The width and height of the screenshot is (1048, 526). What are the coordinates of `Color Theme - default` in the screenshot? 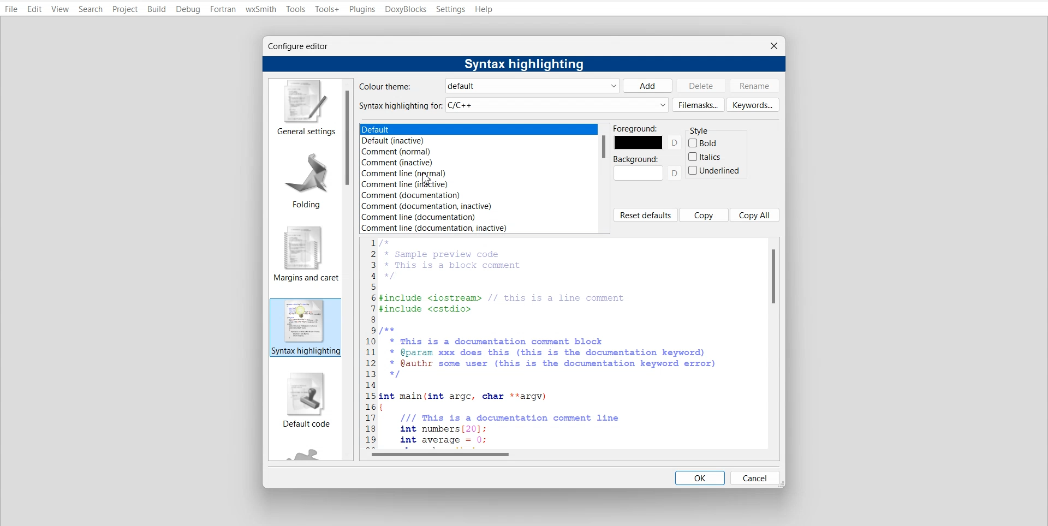 It's located at (489, 86).